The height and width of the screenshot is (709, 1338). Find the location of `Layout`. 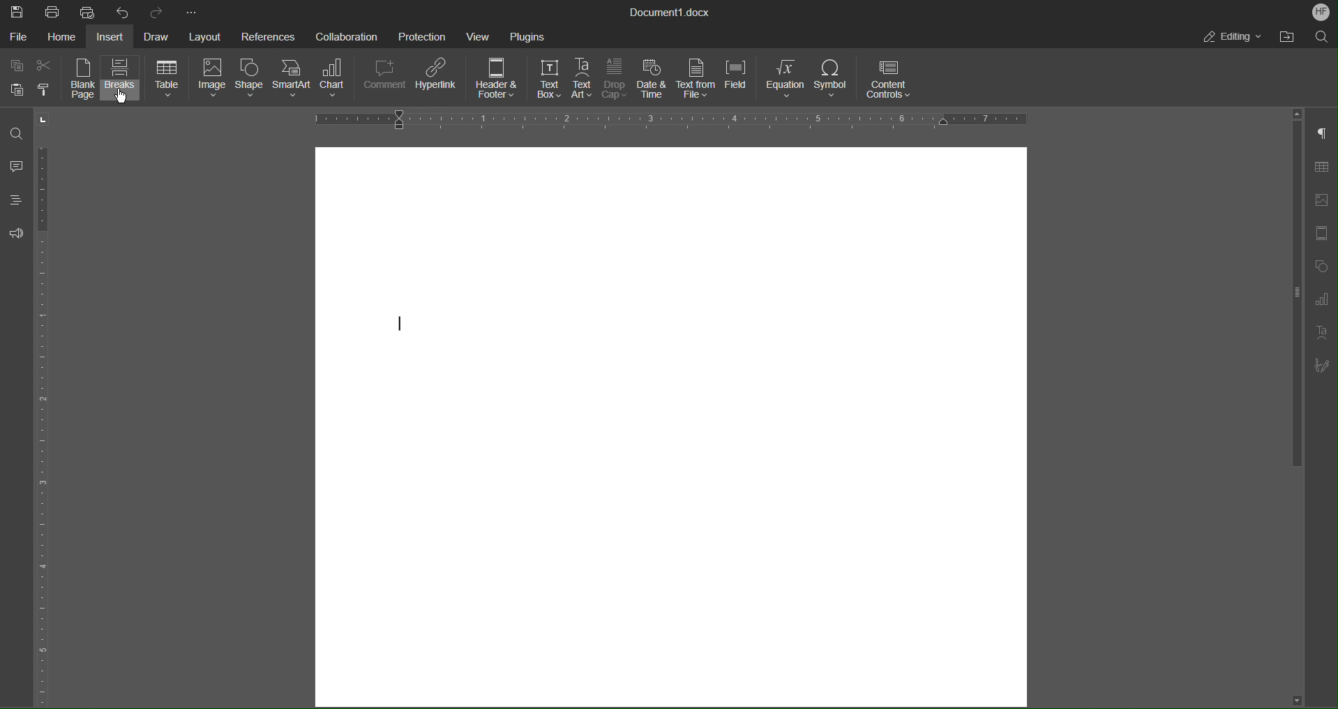

Layout is located at coordinates (205, 35).